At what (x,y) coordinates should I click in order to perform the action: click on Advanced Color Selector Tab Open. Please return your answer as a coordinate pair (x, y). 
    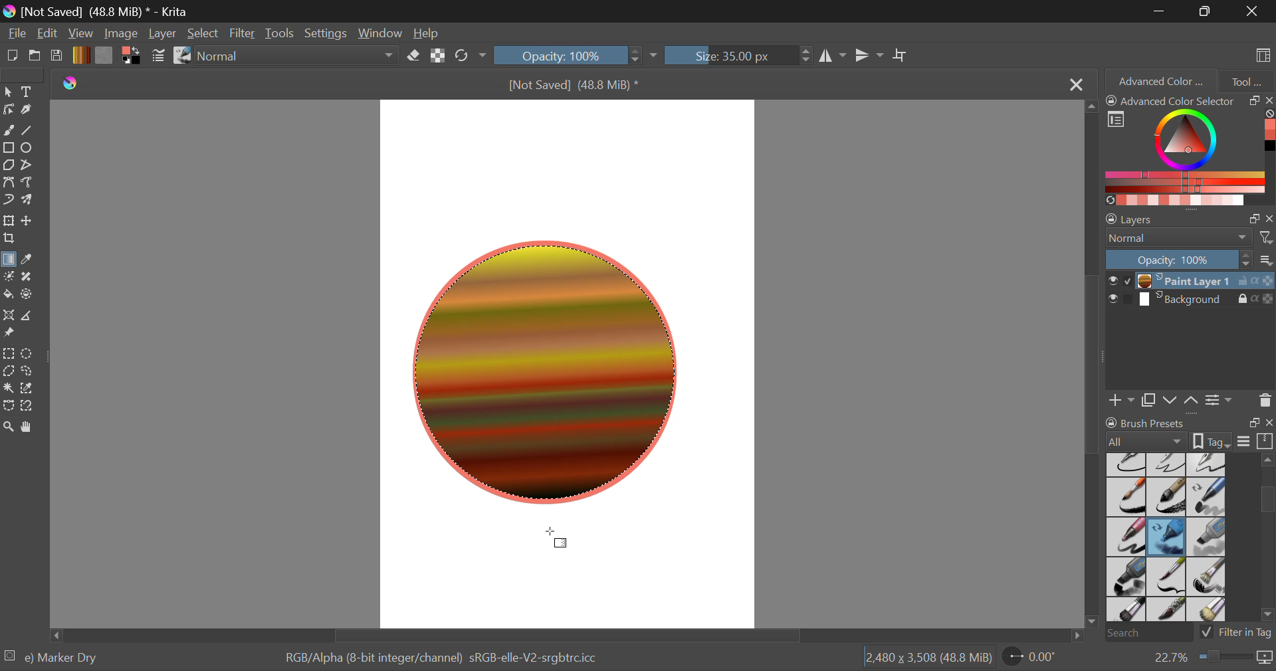
    Looking at the image, I should click on (1160, 80).